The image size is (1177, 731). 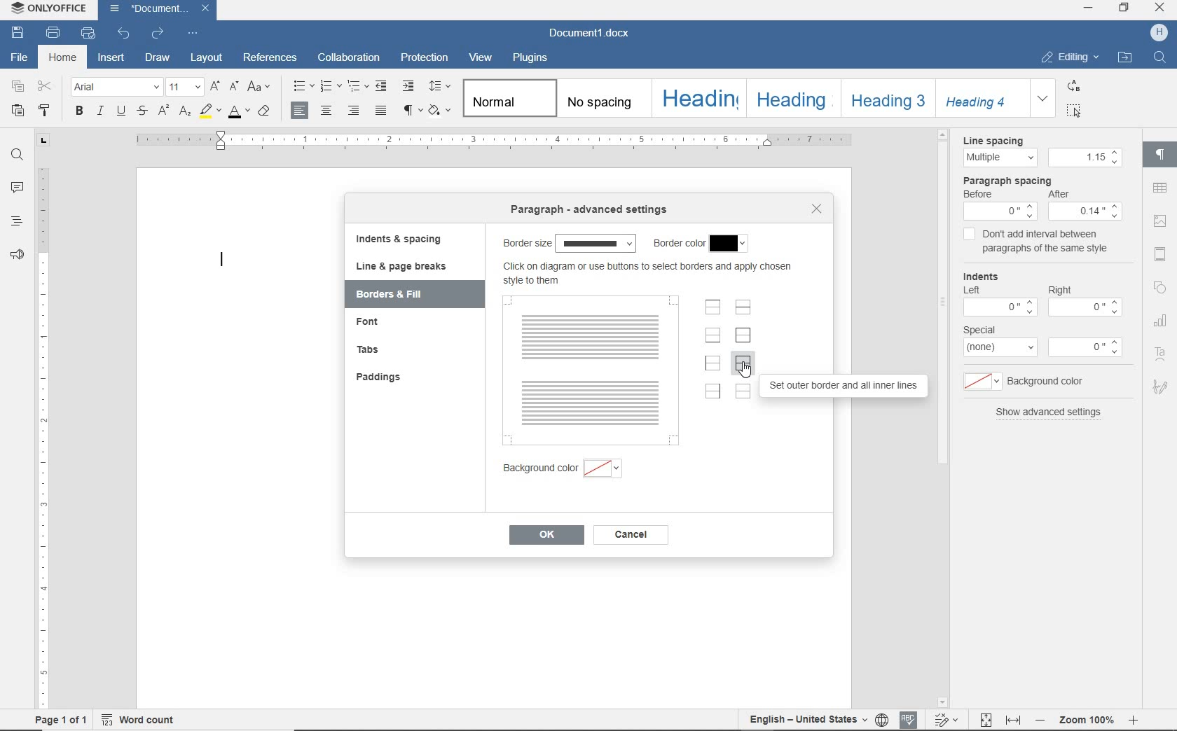 I want to click on decrease indent, so click(x=383, y=85).